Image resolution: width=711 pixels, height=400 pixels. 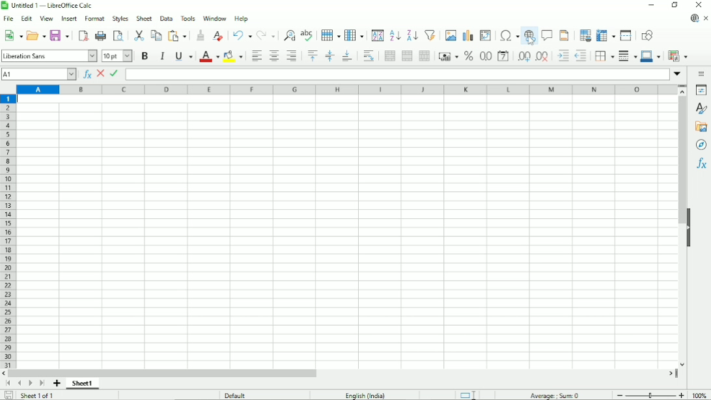 What do you see at coordinates (60, 35) in the screenshot?
I see `Save` at bounding box center [60, 35].